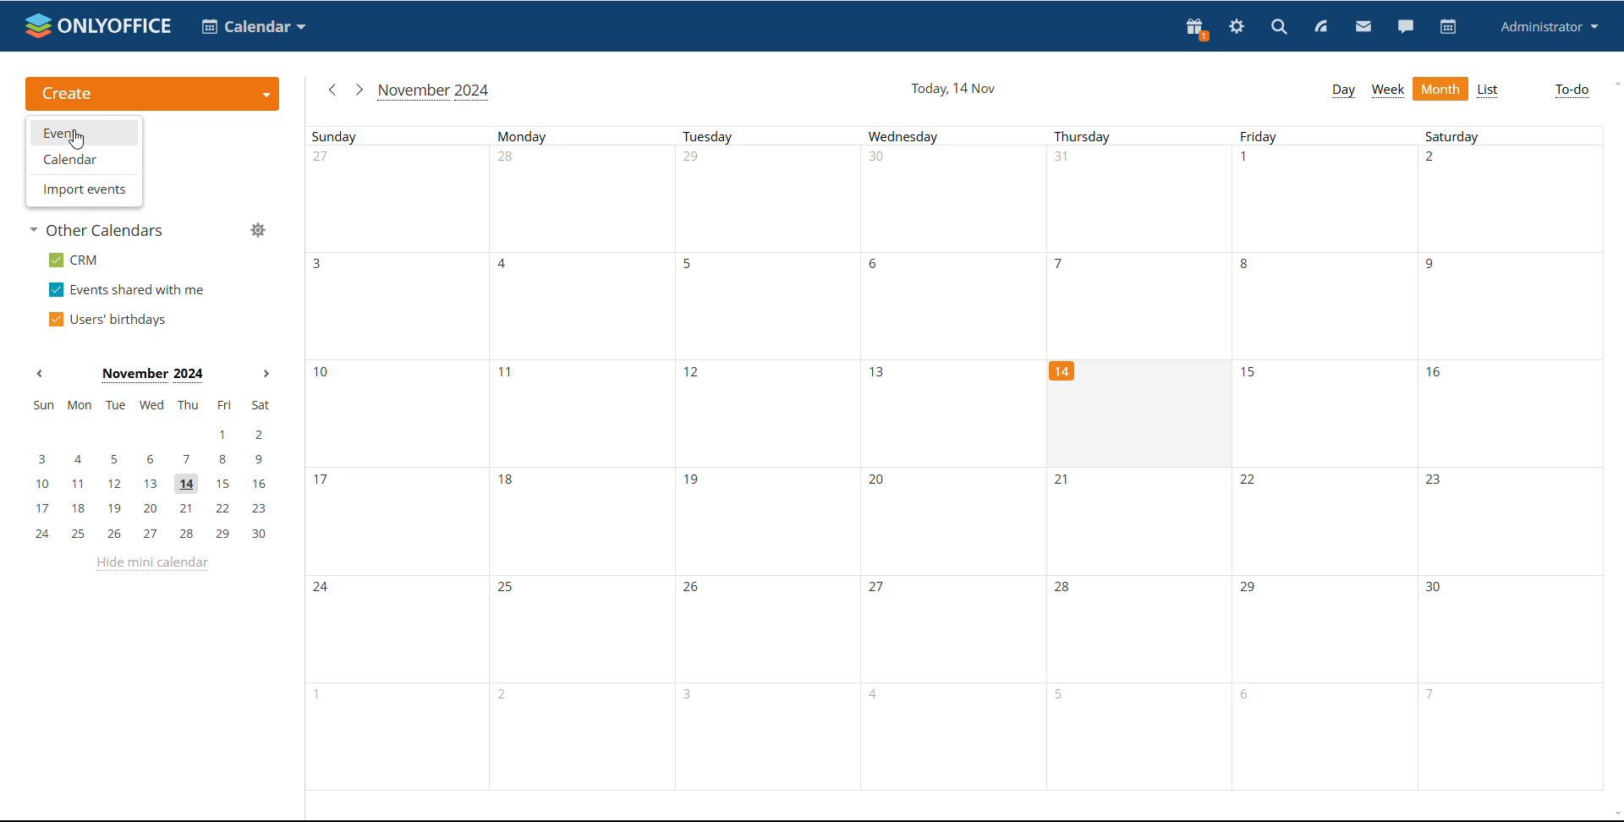 The height and width of the screenshot is (822, 1624). What do you see at coordinates (1363, 28) in the screenshot?
I see `mail` at bounding box center [1363, 28].